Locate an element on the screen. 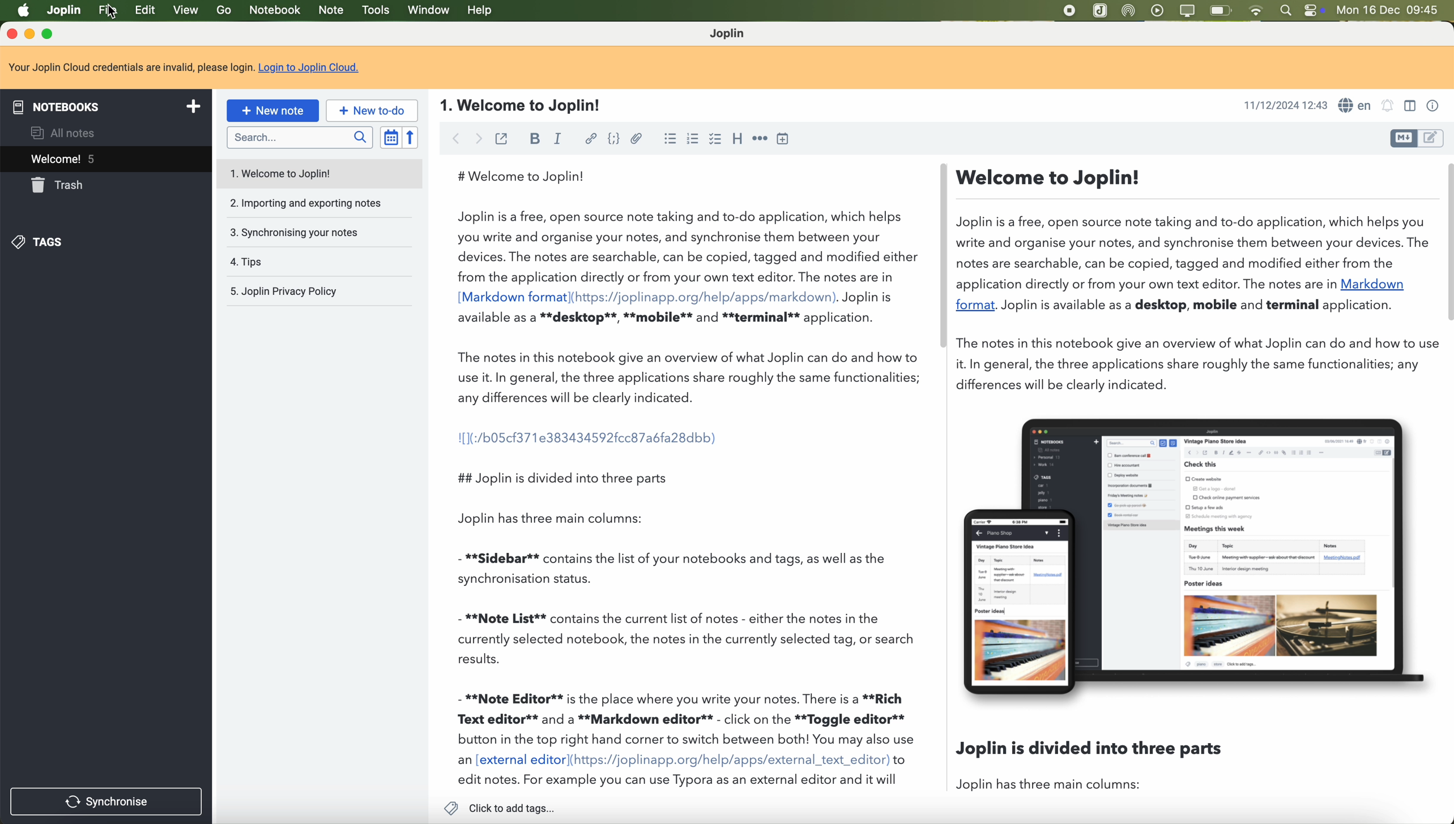 Image resolution: width=1454 pixels, height=824 pixels. bulleted list is located at coordinates (670, 139).